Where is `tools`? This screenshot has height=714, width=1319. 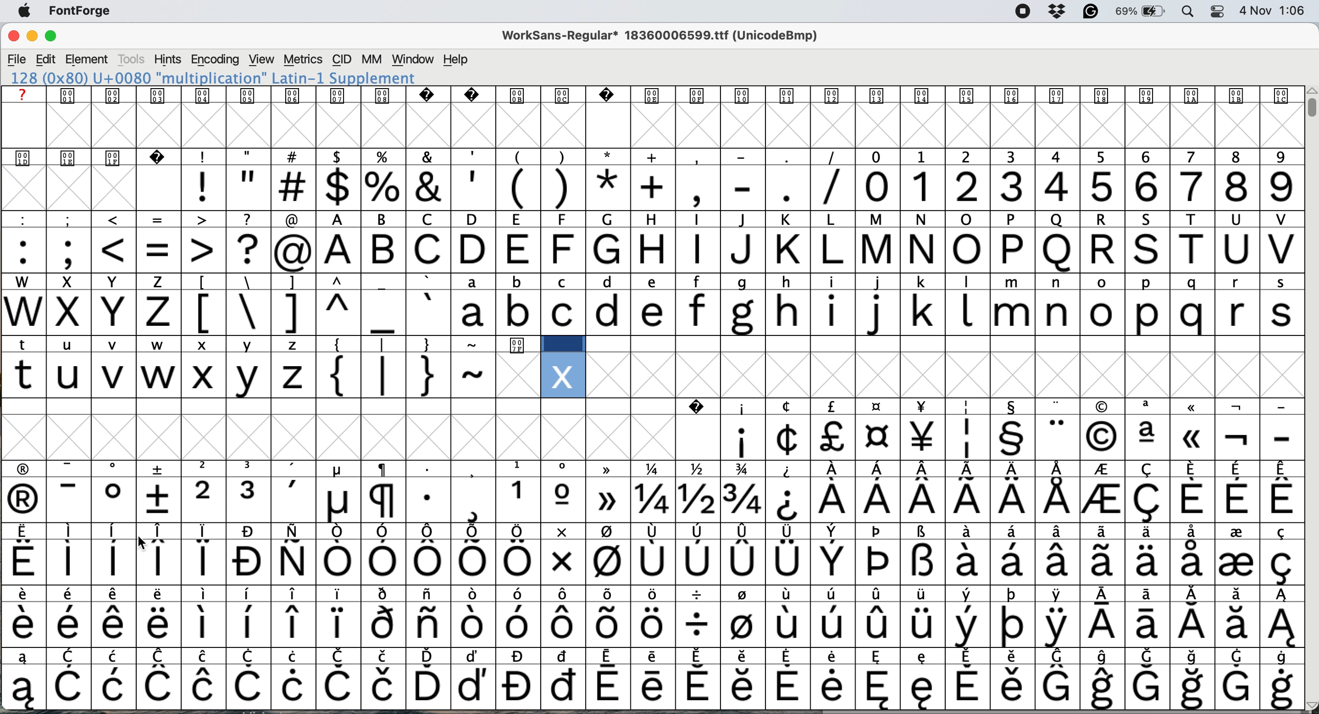
tools is located at coordinates (132, 59).